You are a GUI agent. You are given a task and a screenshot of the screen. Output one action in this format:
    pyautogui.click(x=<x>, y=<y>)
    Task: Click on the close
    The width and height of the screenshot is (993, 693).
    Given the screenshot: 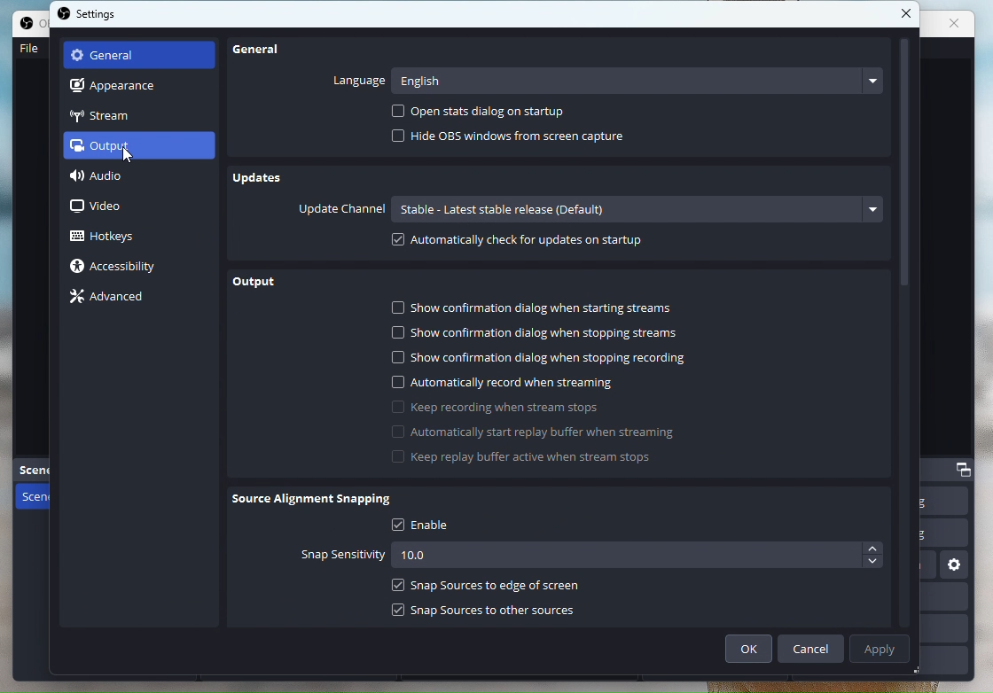 What is the action you would take?
    pyautogui.click(x=959, y=24)
    